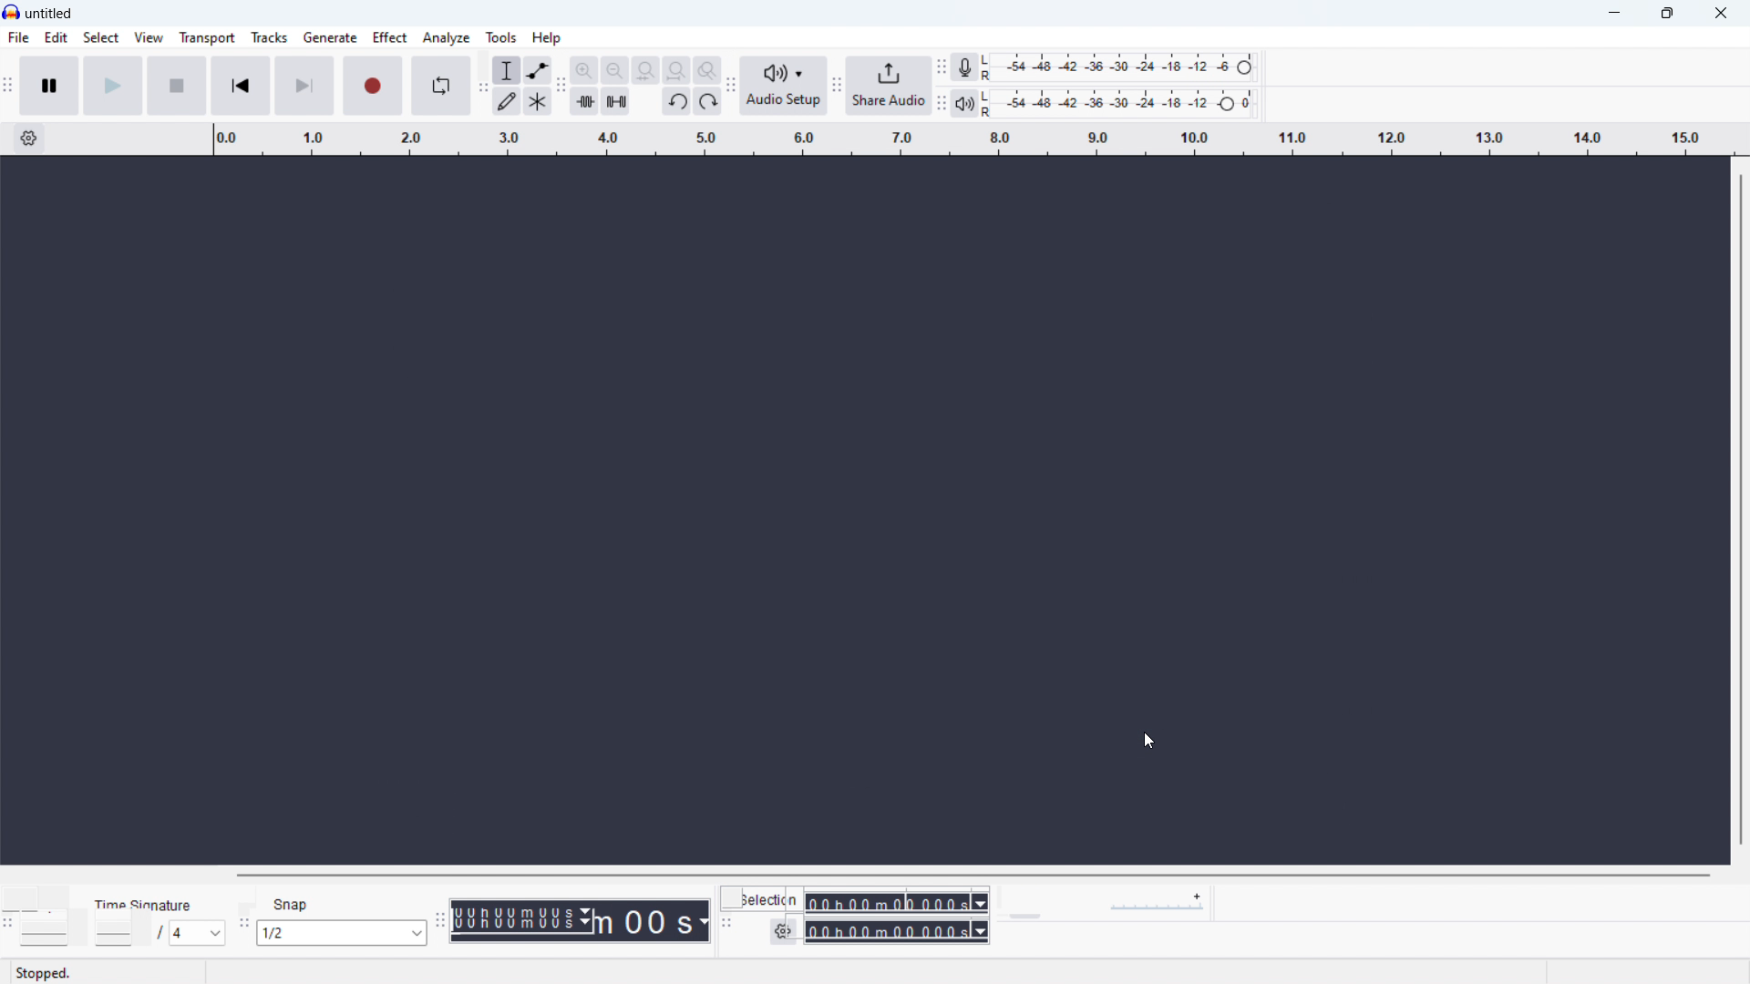 This screenshot has width=1750, height=984. I want to click on draw tool, so click(507, 101).